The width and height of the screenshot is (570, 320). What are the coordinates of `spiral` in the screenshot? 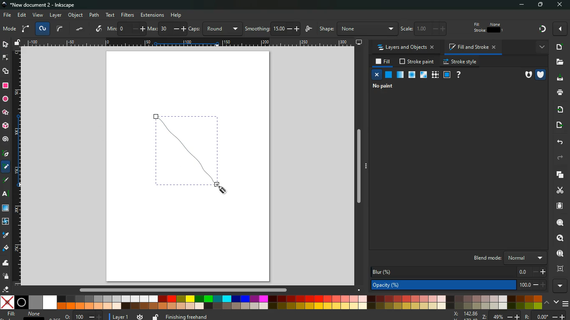 It's located at (6, 139).